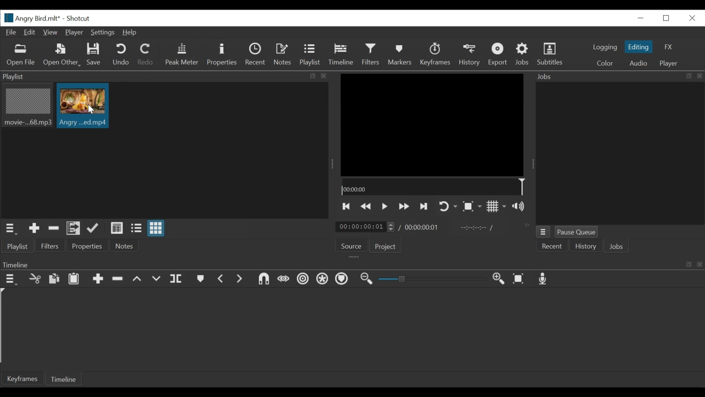 This screenshot has width=705, height=397. What do you see at coordinates (637, 63) in the screenshot?
I see `Audio` at bounding box center [637, 63].